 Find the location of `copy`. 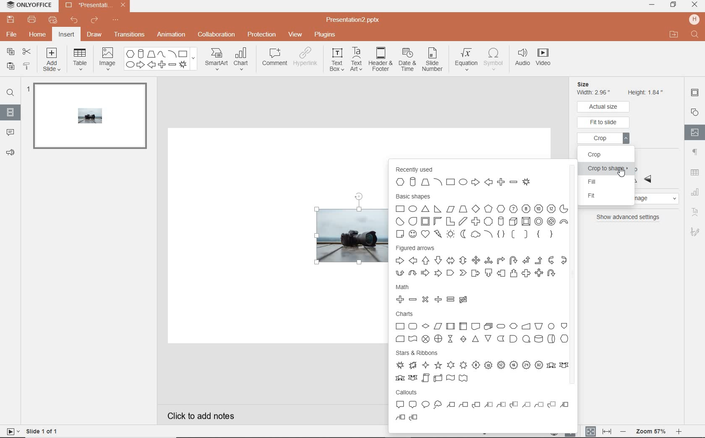

copy is located at coordinates (10, 51).